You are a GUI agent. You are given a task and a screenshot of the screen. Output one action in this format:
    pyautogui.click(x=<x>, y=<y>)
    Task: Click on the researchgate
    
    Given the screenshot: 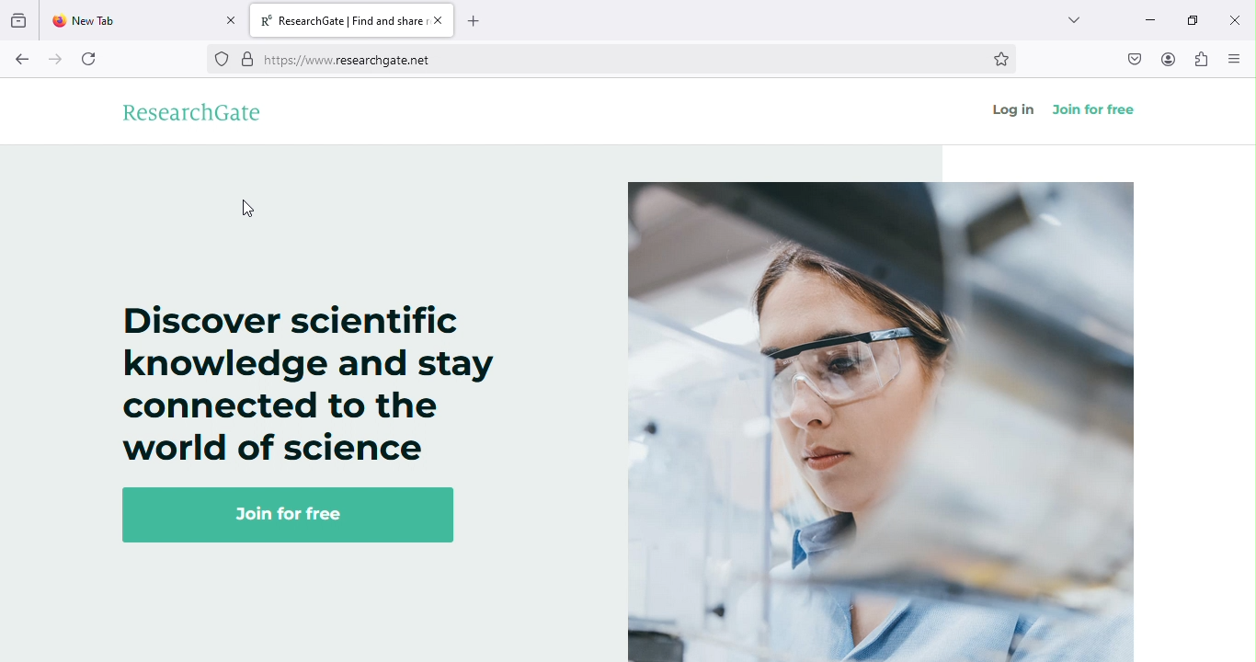 What is the action you would take?
    pyautogui.click(x=199, y=112)
    